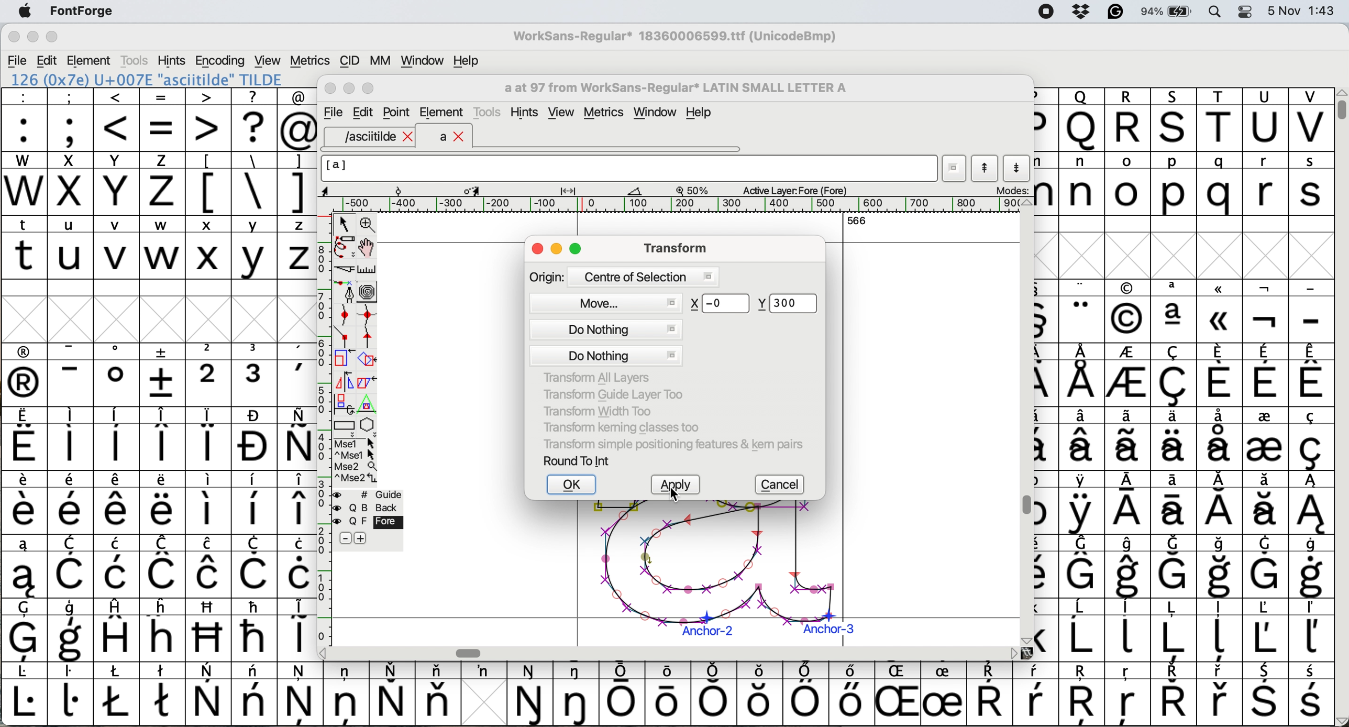 This screenshot has width=1349, height=727. I want to click on draw freehand curve, so click(344, 247).